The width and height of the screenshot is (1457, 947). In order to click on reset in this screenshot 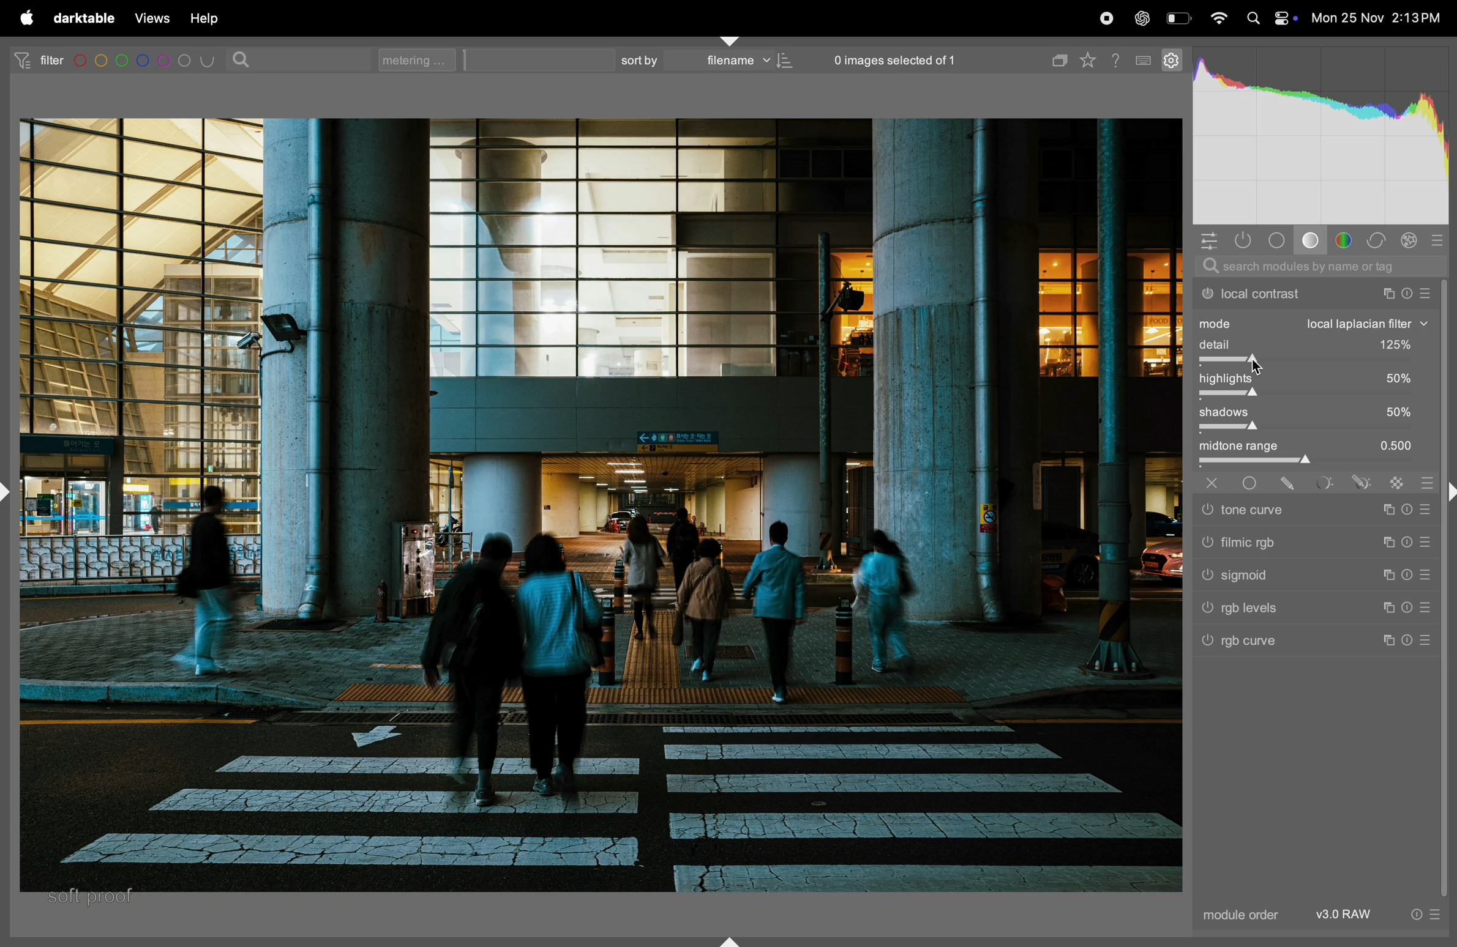, I will do `click(1408, 540)`.